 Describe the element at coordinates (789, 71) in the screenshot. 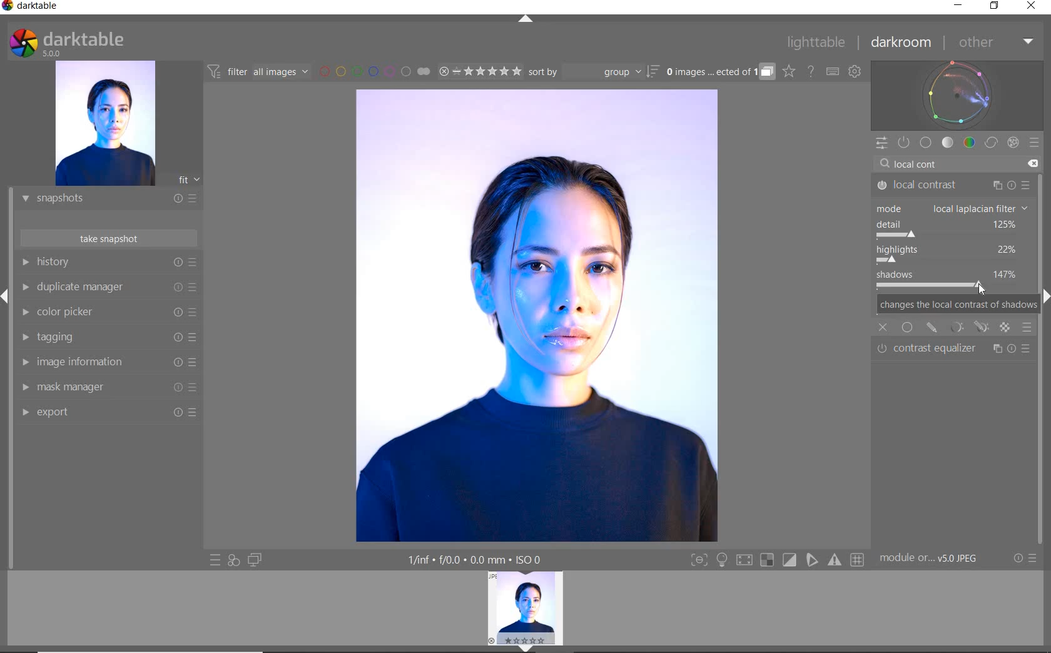

I see `CLICK TO CHANGE THE OVERLAYS SHOWN ON THUMBNAILS` at that location.